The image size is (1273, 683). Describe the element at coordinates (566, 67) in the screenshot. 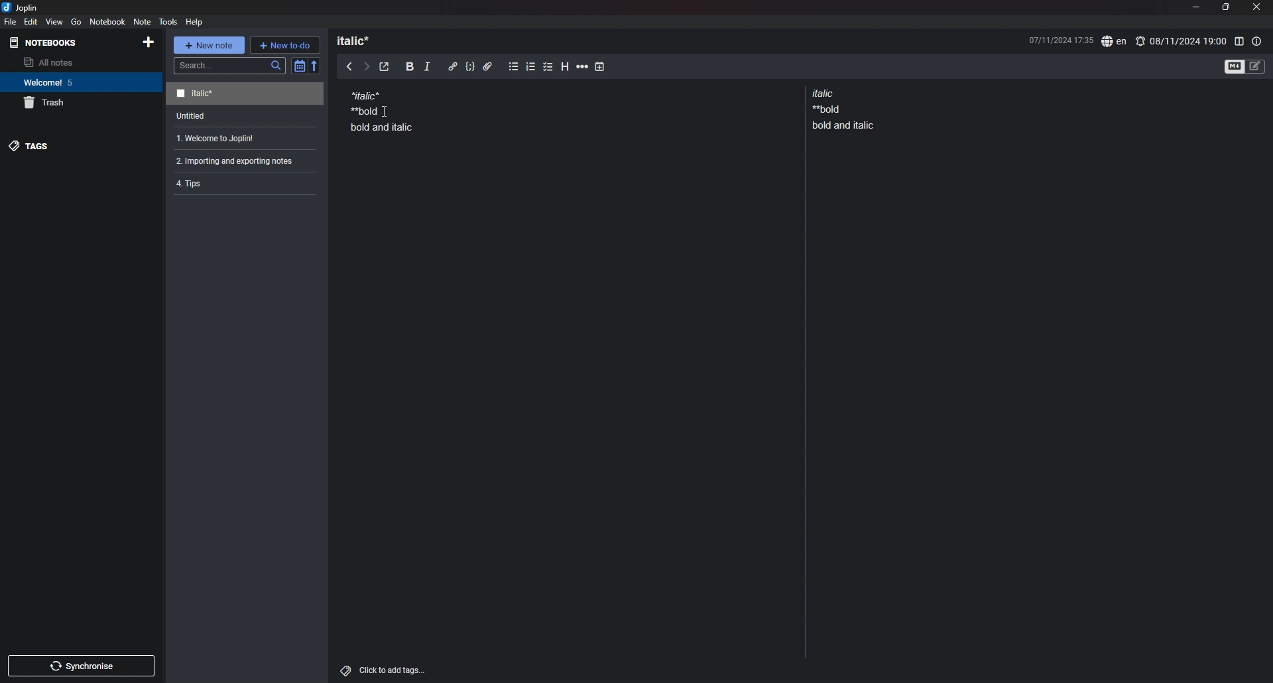

I see `heading` at that location.